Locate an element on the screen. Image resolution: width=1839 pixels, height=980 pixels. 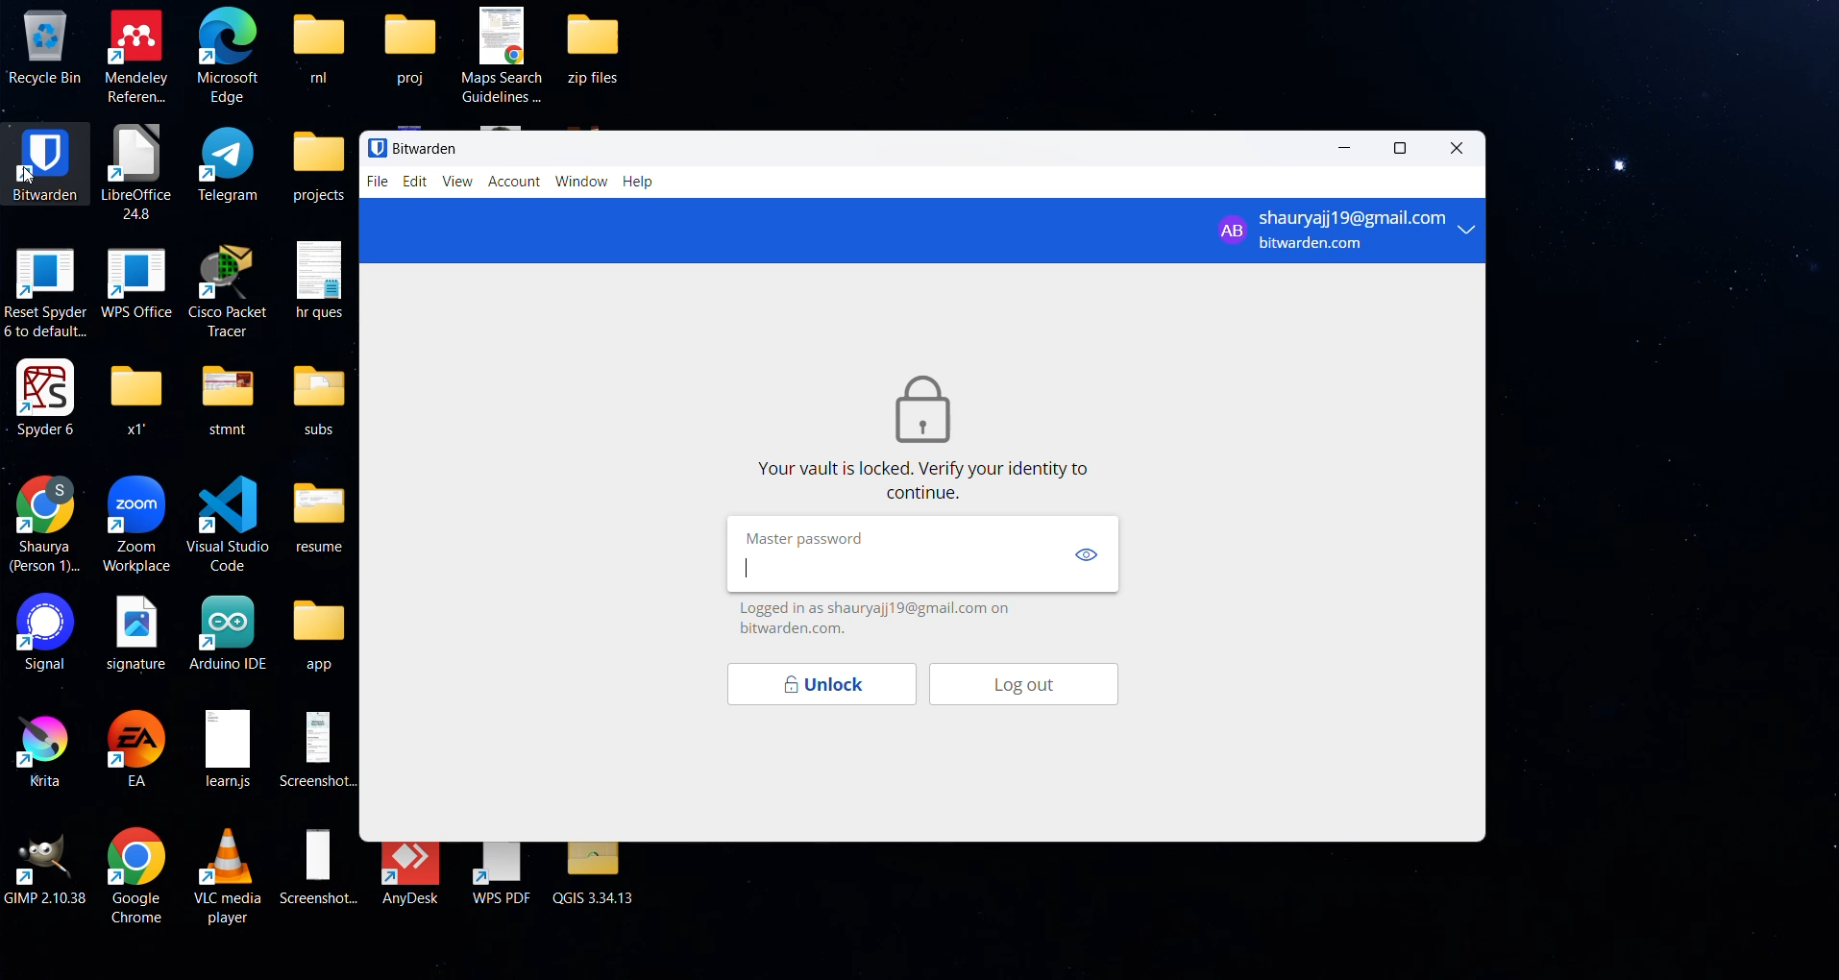
Figure is located at coordinates (922, 406).